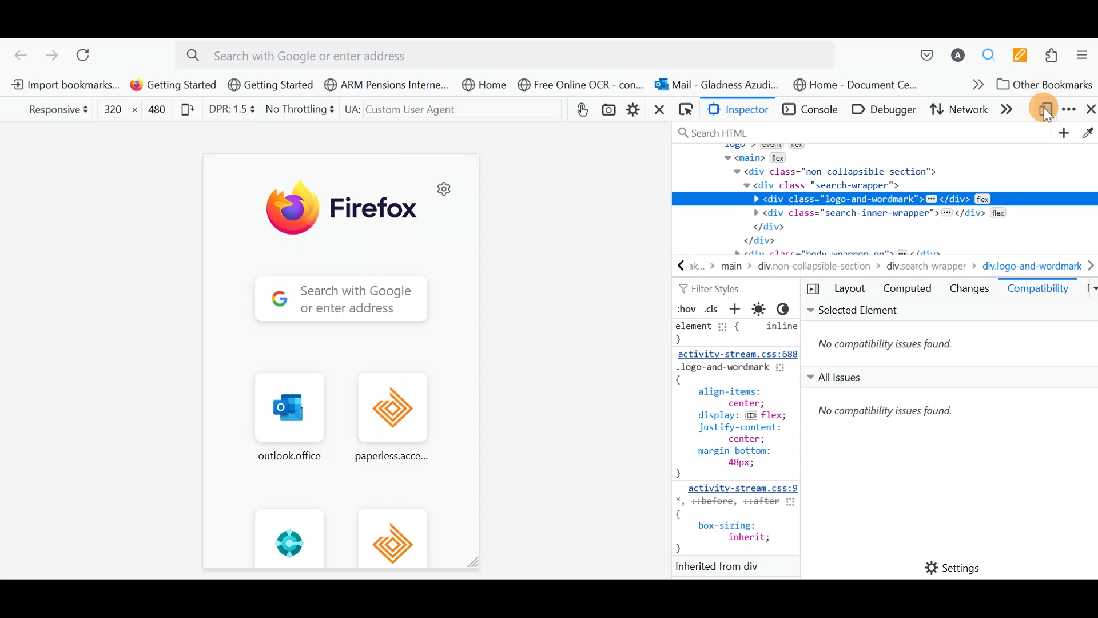 The height and width of the screenshot is (618, 1098). I want to click on Toggle pseudo classes, so click(685, 308).